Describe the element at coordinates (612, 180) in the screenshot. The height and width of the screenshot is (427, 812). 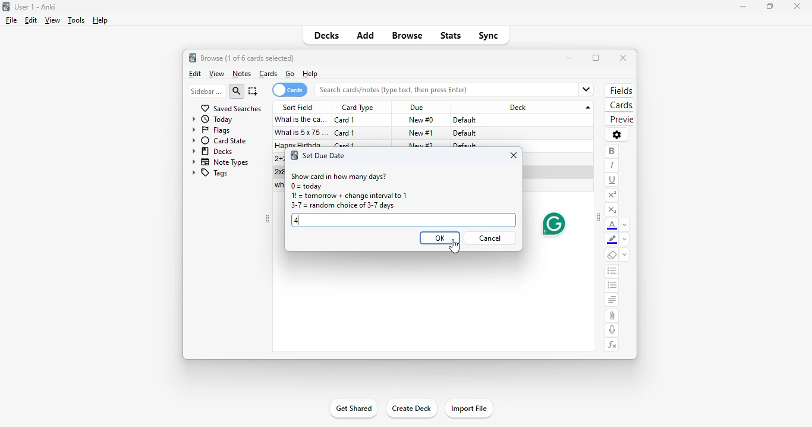
I see `underline` at that location.